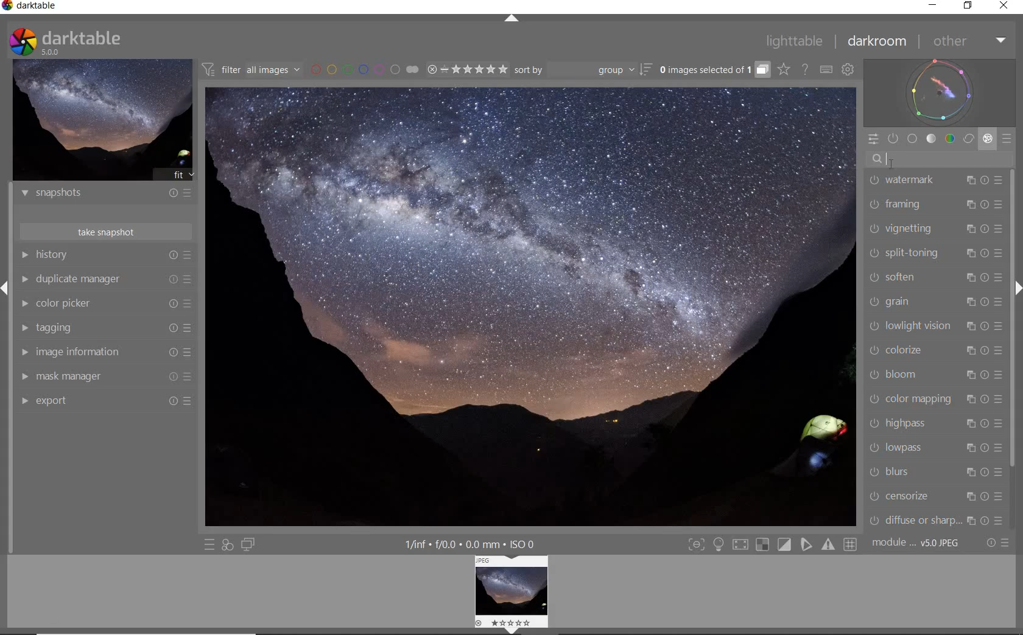  Describe the element at coordinates (804, 69) in the screenshot. I see `HELP ONLINE` at that location.